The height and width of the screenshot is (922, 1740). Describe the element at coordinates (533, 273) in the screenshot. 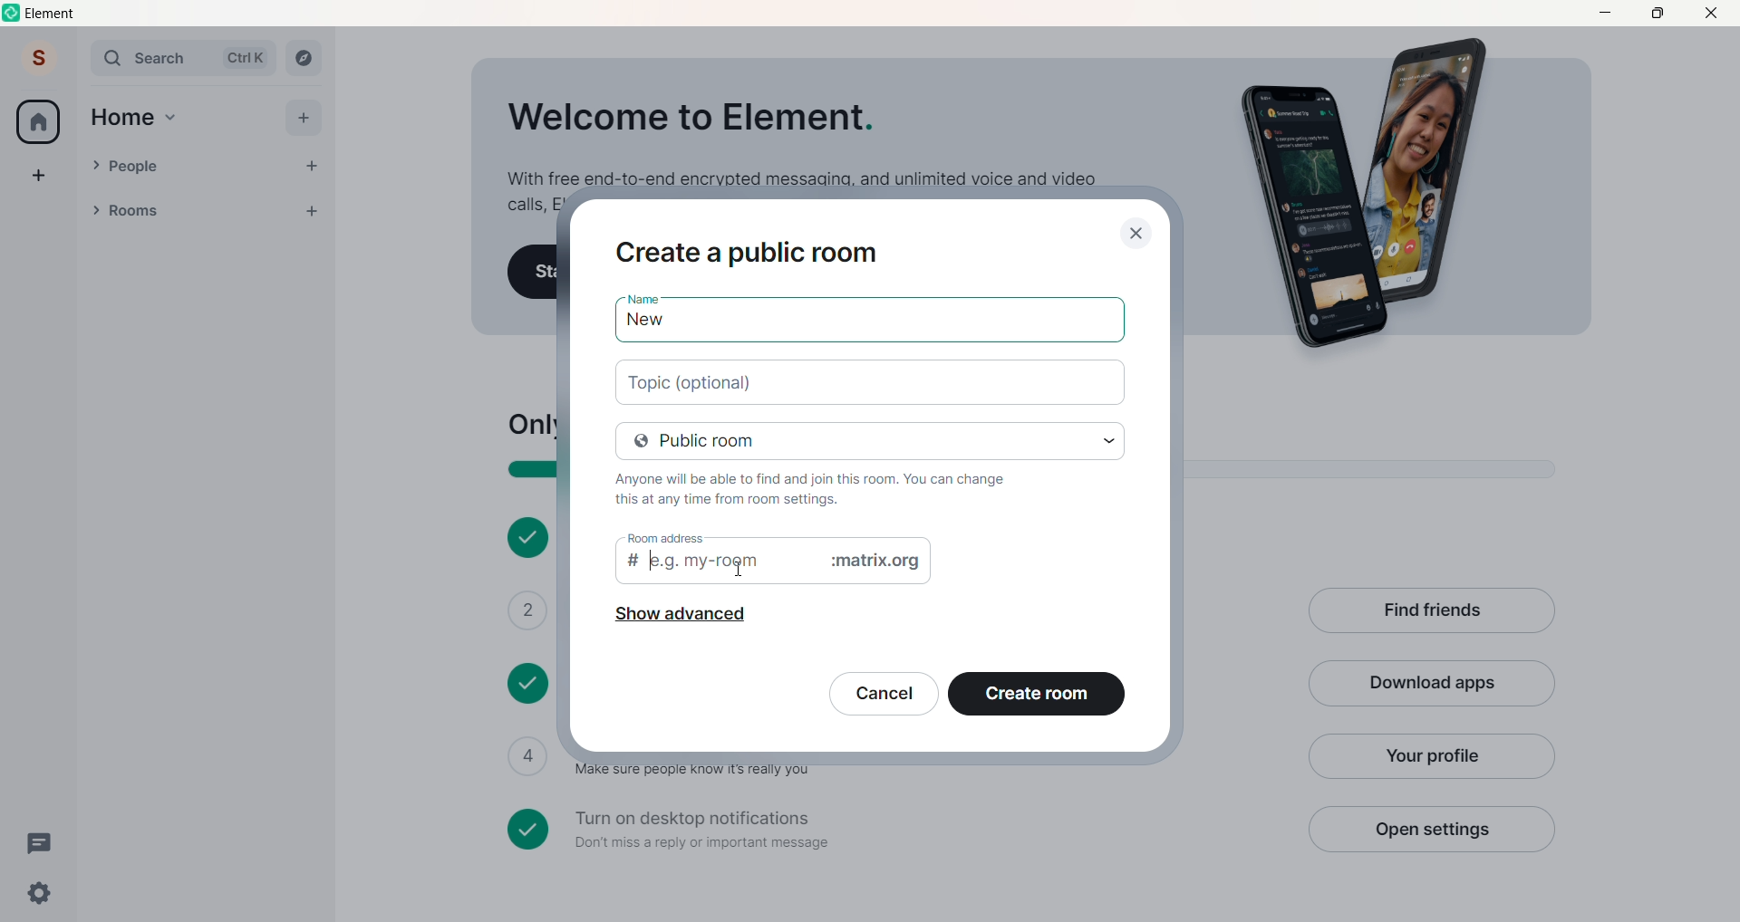

I see `Start your first chat` at that location.